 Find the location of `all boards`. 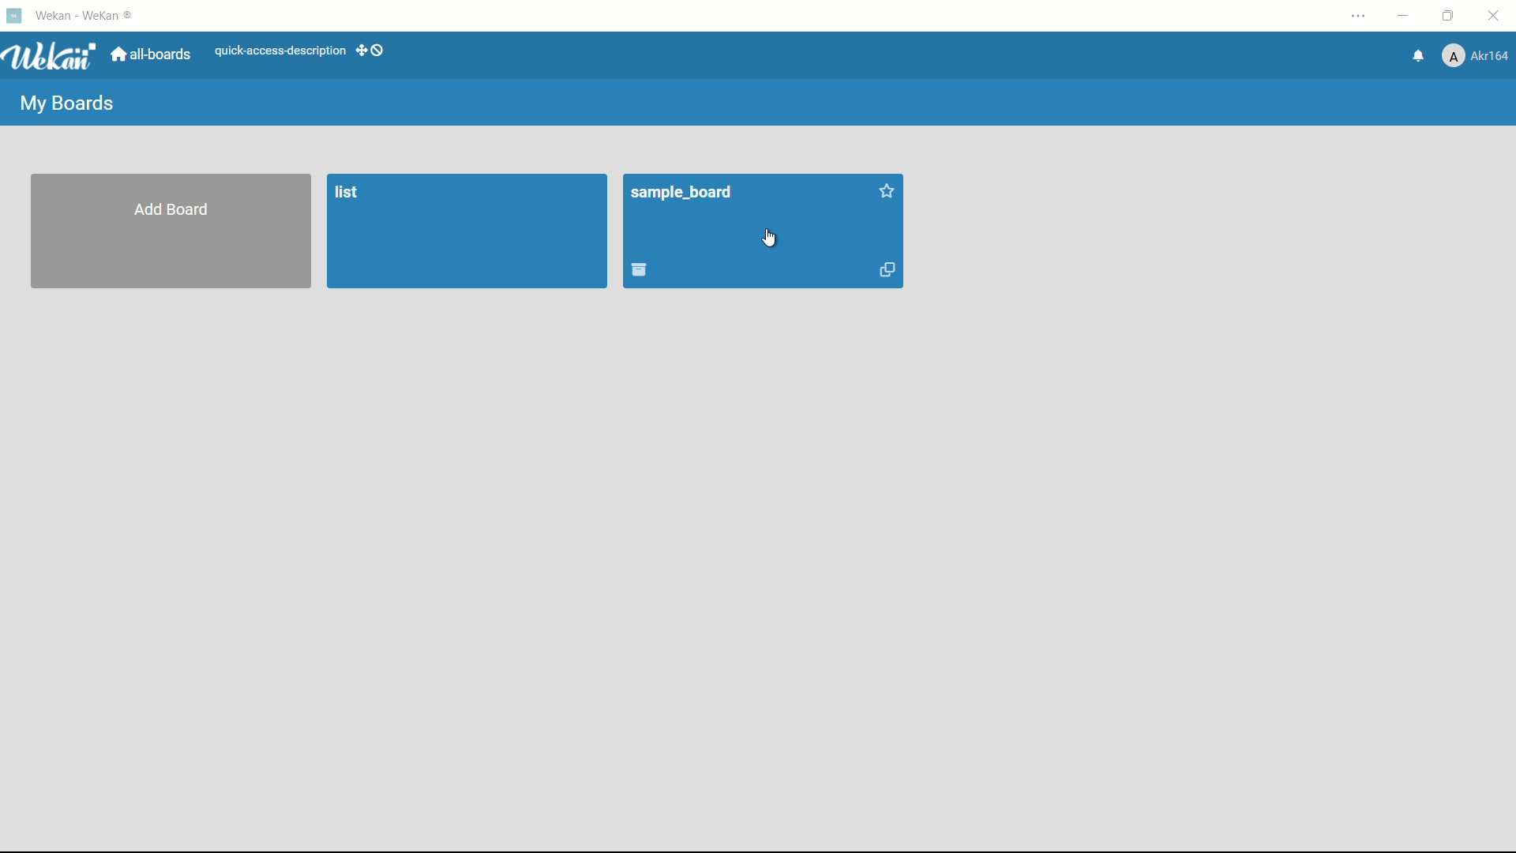

all boards is located at coordinates (153, 54).